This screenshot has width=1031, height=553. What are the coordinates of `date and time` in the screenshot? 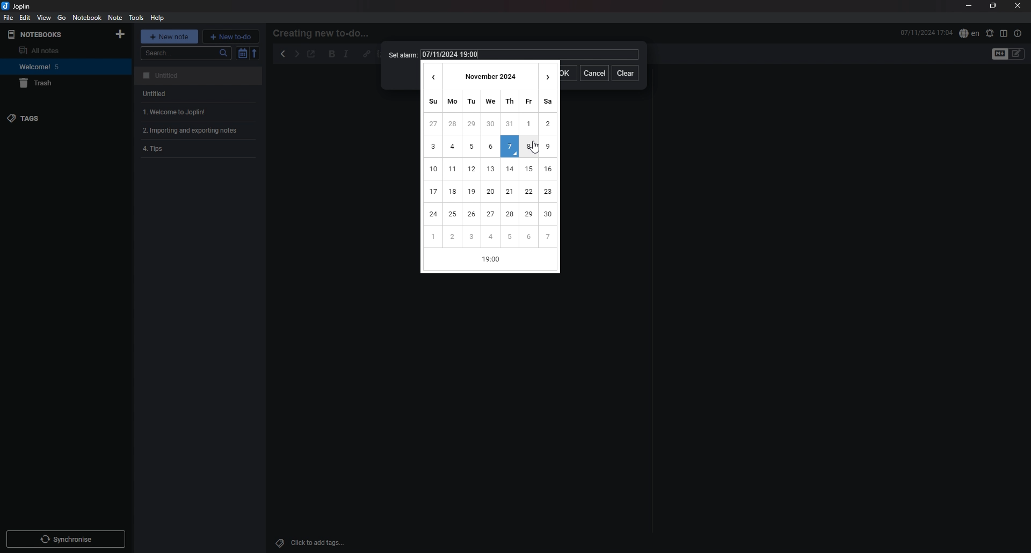 It's located at (926, 33).